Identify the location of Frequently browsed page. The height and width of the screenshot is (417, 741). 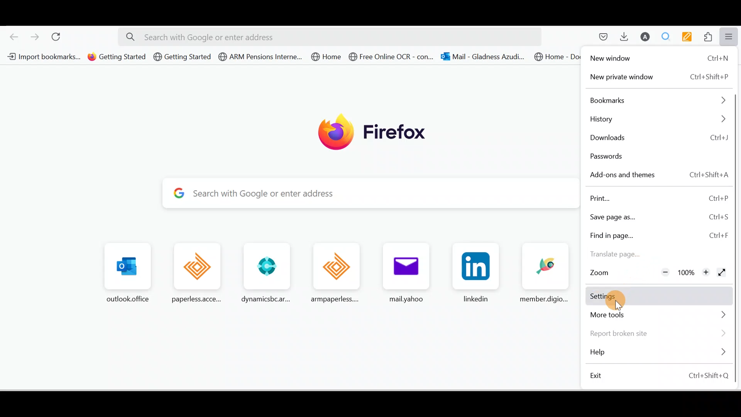
(403, 271).